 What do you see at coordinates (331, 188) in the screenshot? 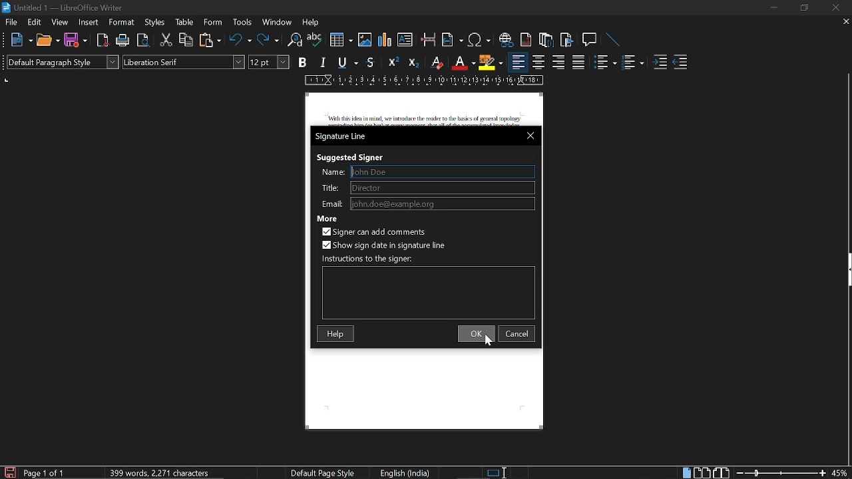
I see `title` at bounding box center [331, 188].